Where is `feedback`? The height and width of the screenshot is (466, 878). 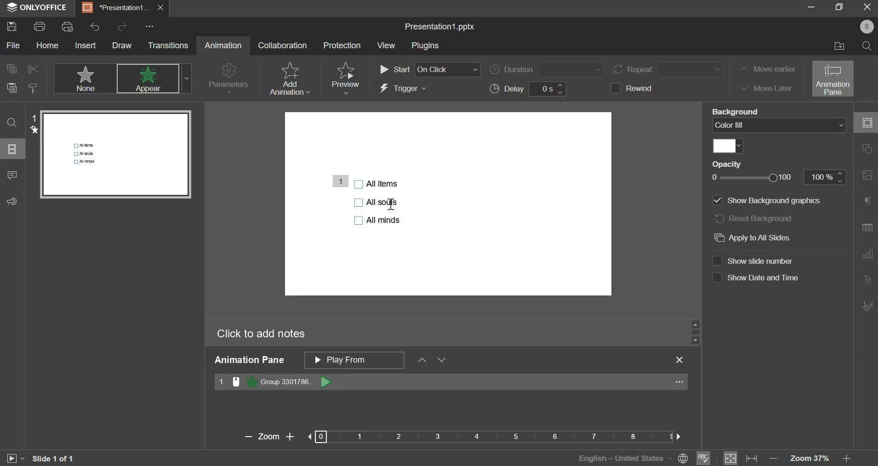
feedback is located at coordinates (16, 201).